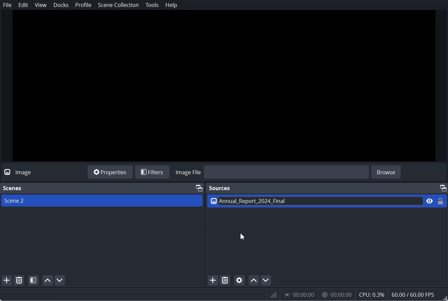 The image size is (448, 301). What do you see at coordinates (387, 172) in the screenshot?
I see `browse` at bounding box center [387, 172].